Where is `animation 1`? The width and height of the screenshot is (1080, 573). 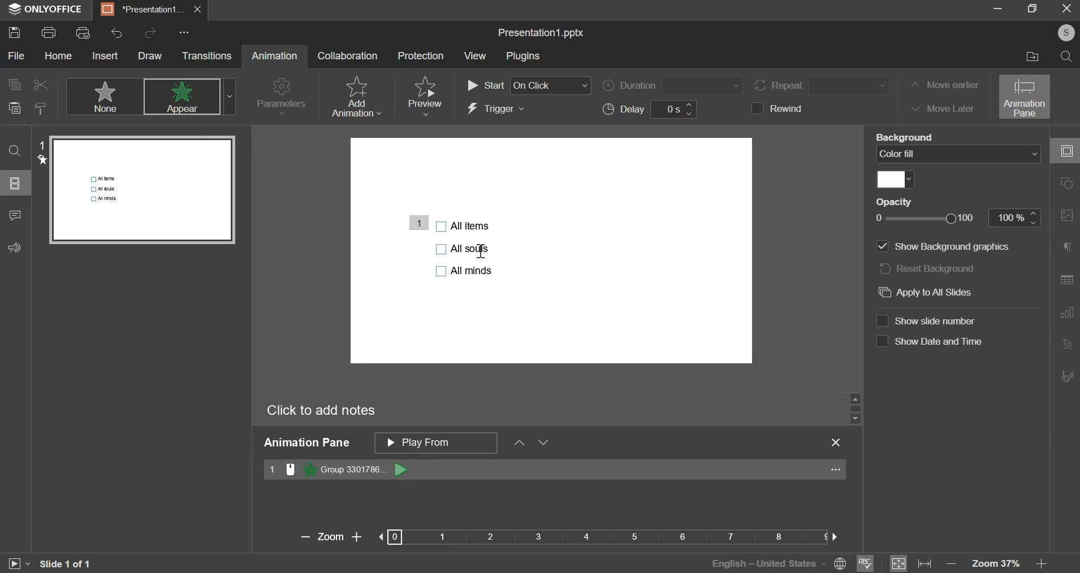 animation 1 is located at coordinates (338, 469).